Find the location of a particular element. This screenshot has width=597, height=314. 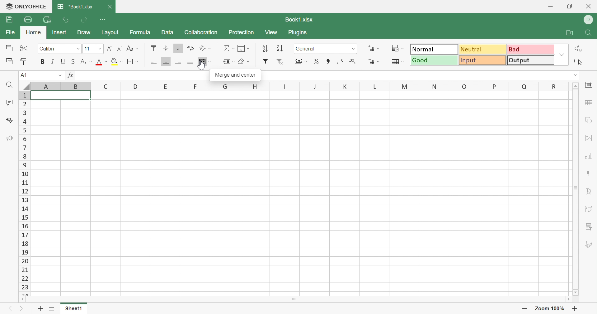

Clear is located at coordinates (243, 62).